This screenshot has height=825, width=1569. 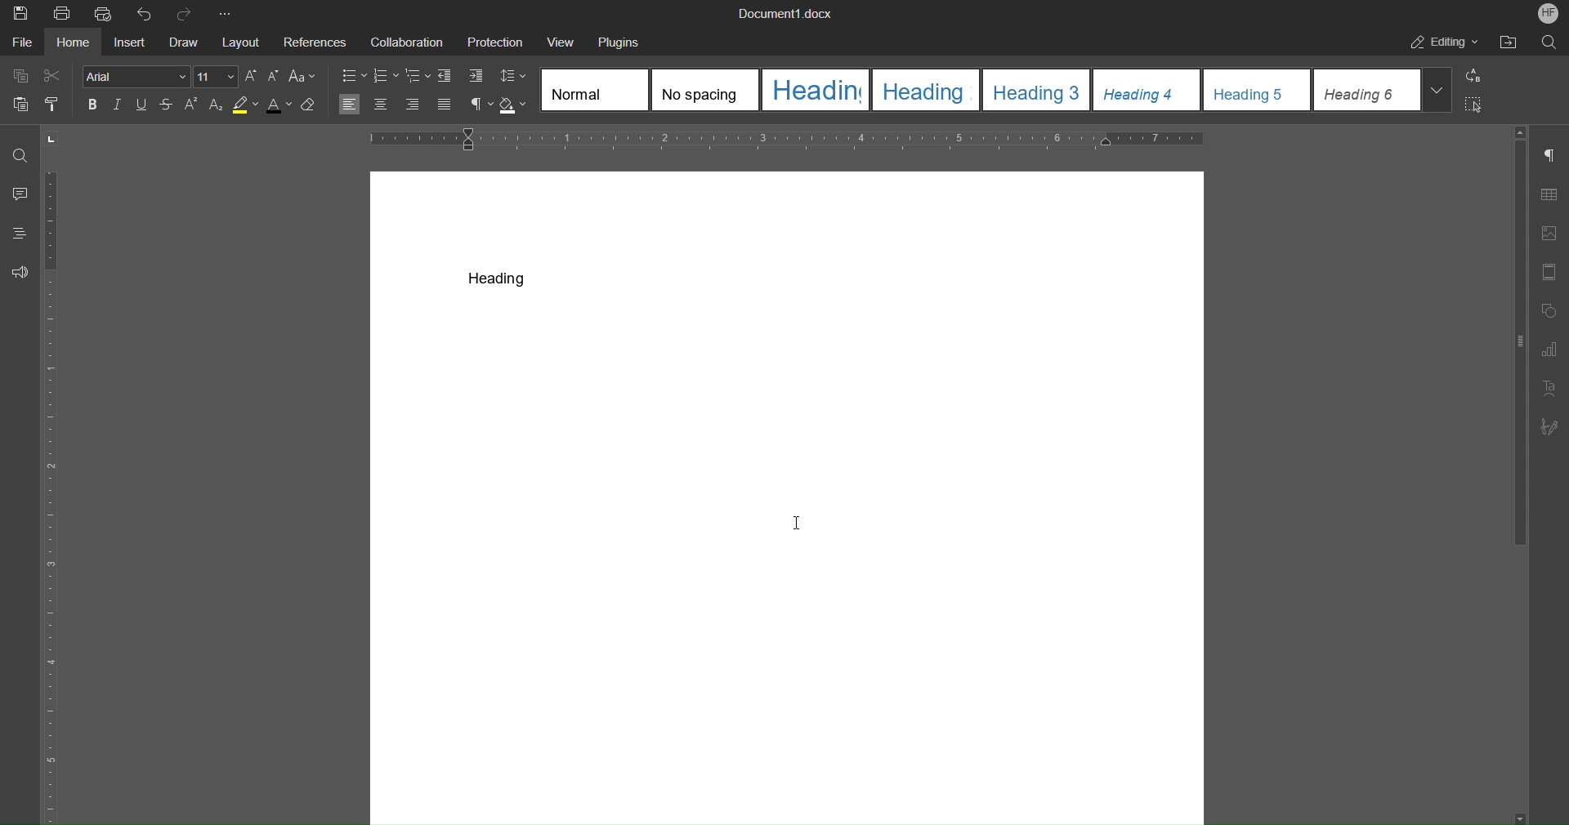 I want to click on Vertical Ruler, so click(x=56, y=494).